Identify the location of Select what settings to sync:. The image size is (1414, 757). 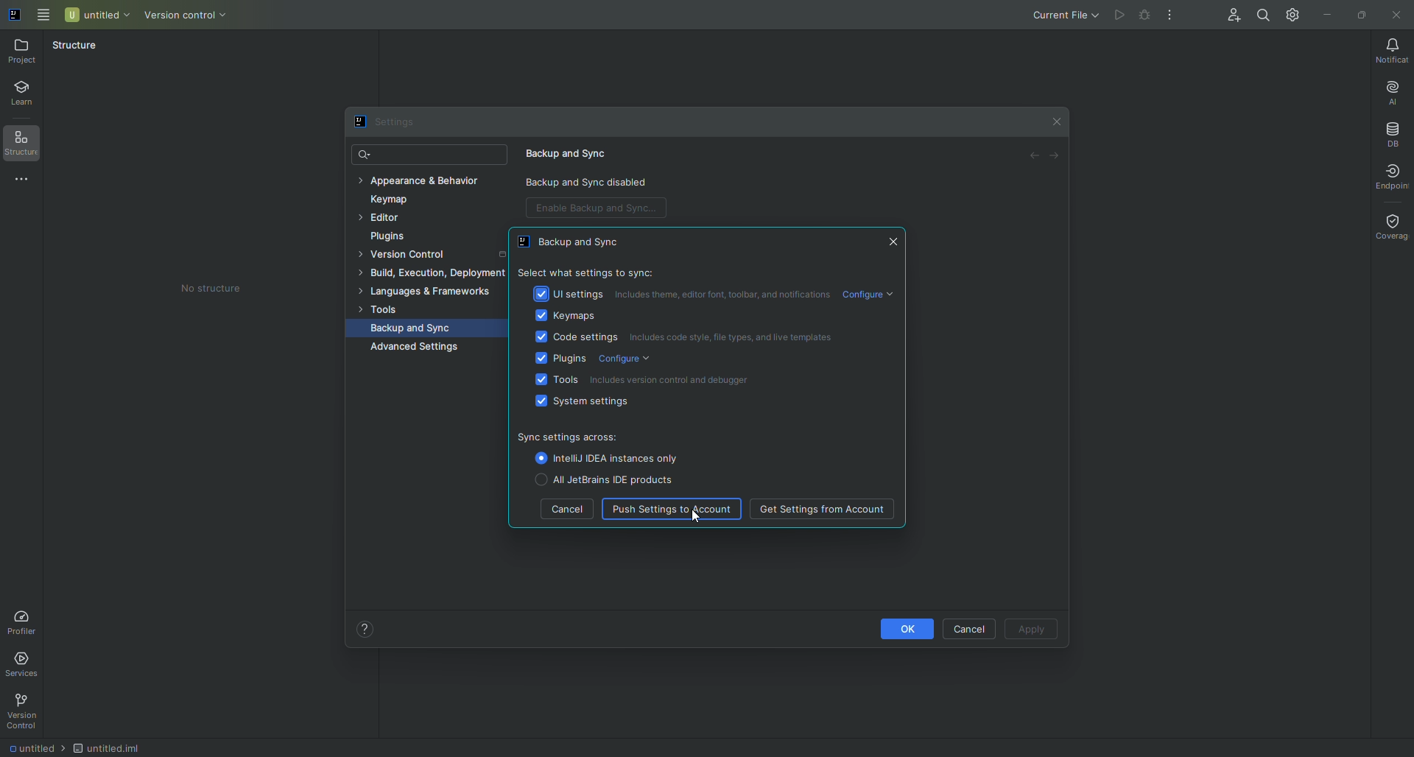
(588, 271).